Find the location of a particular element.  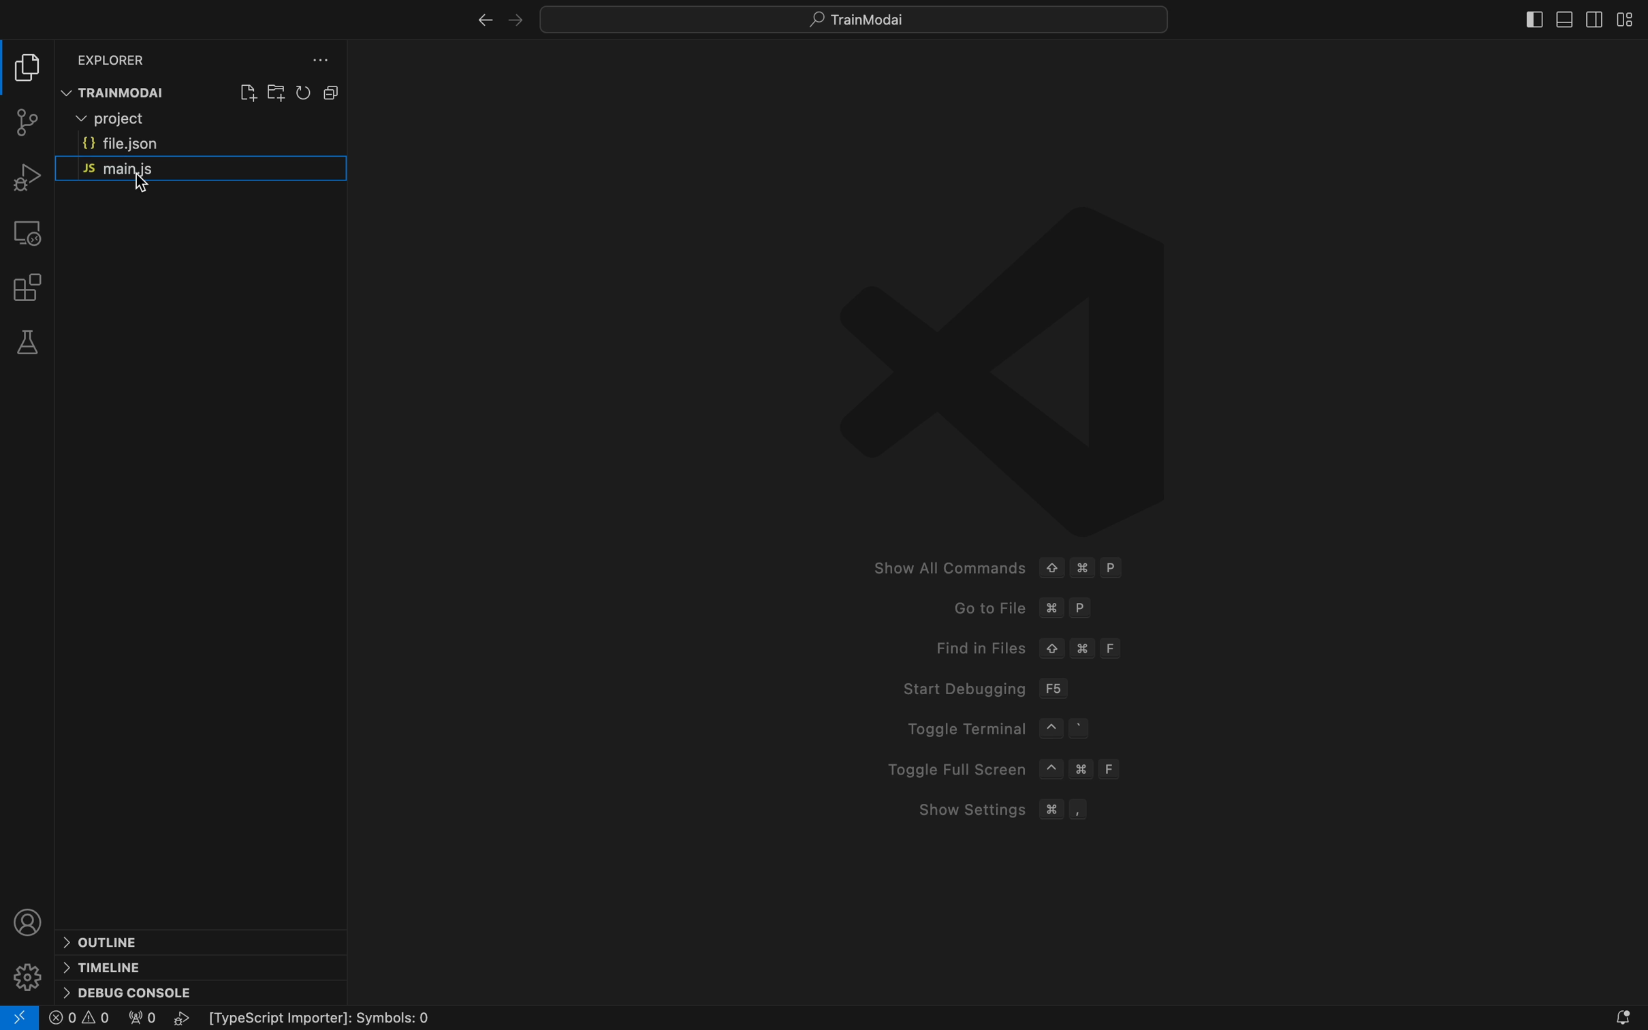

sidebar bottom is located at coordinates (1563, 20).